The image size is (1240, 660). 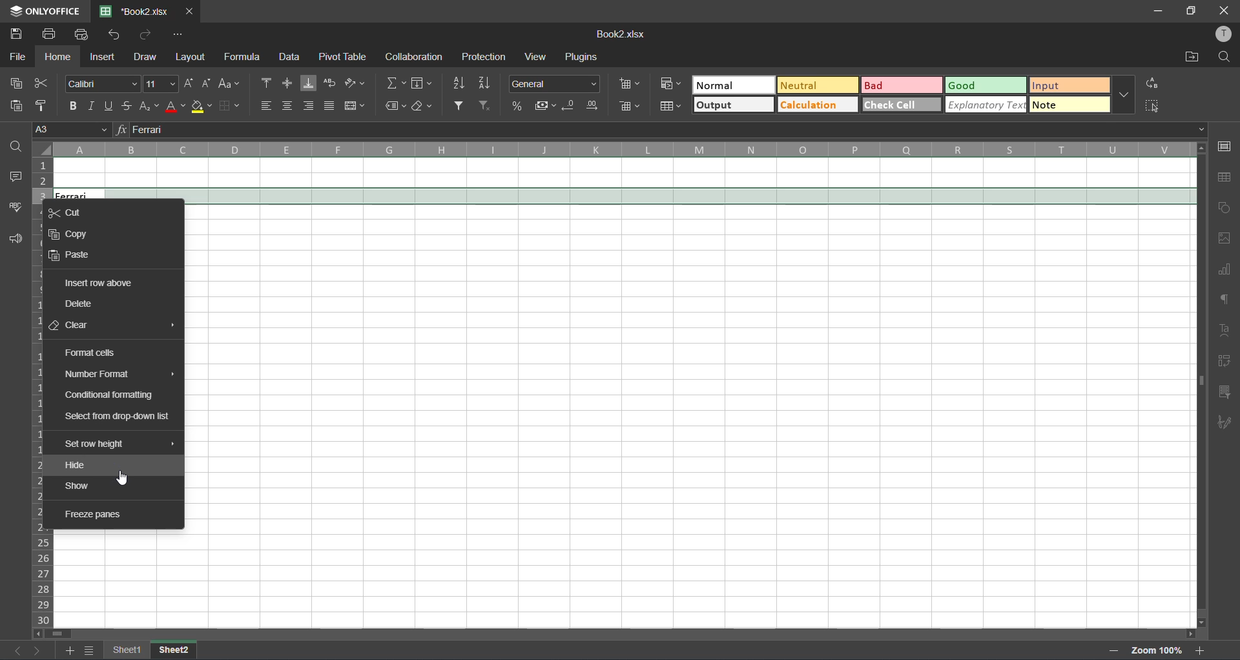 I want to click on next, so click(x=38, y=650).